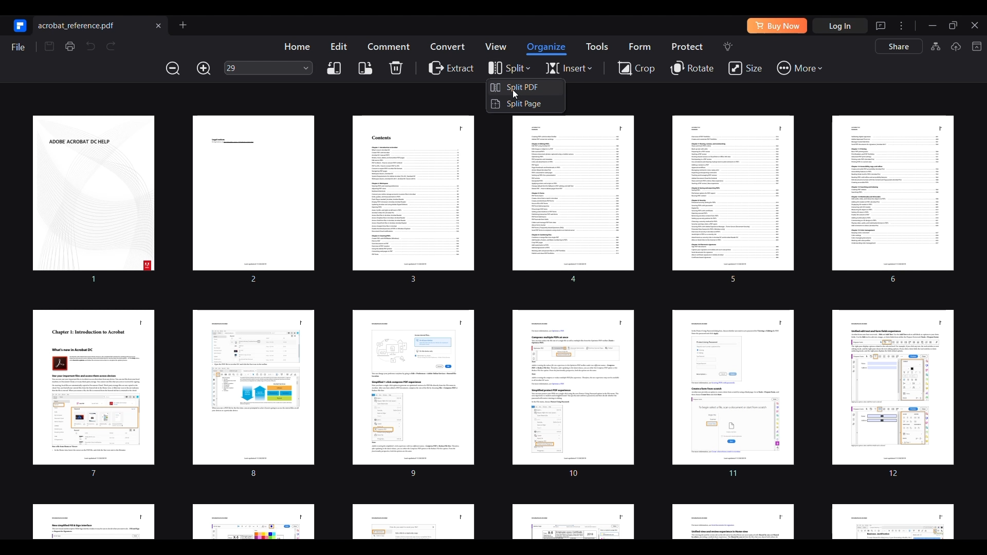 This screenshot has width=987, height=555. What do you see at coordinates (19, 25) in the screenshot?
I see `Go to start page` at bounding box center [19, 25].